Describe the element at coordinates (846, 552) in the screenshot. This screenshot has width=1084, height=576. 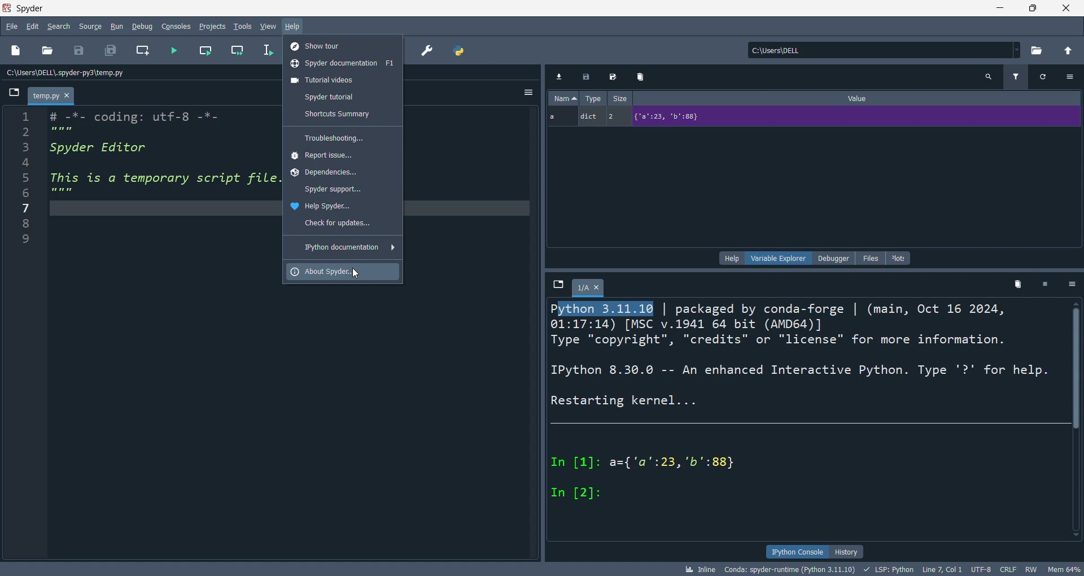
I see `history` at that location.